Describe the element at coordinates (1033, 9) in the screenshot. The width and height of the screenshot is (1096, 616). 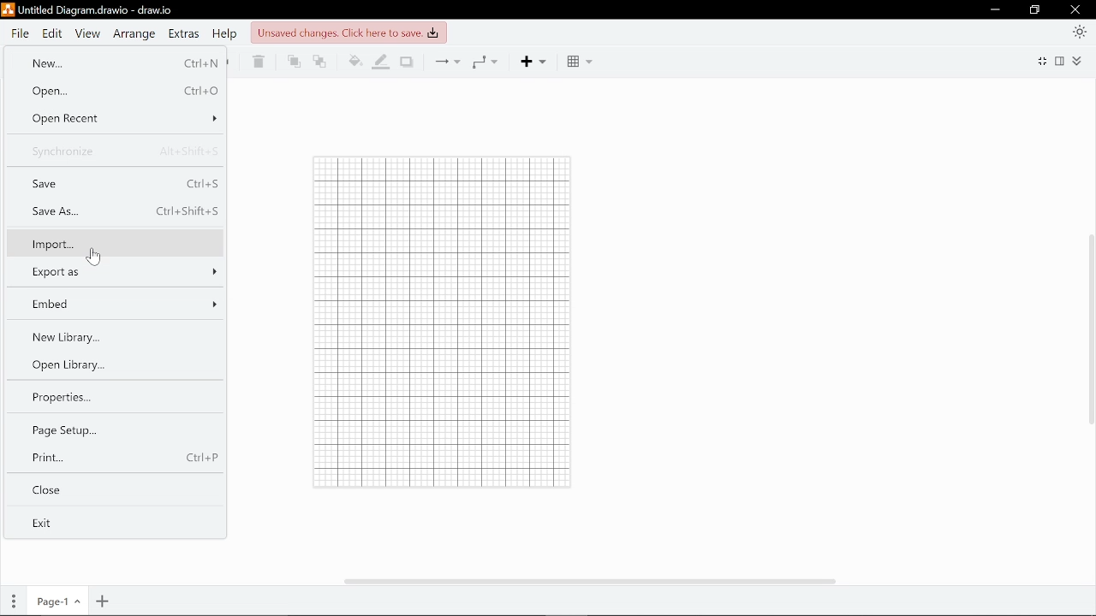
I see `Maximize` at that location.